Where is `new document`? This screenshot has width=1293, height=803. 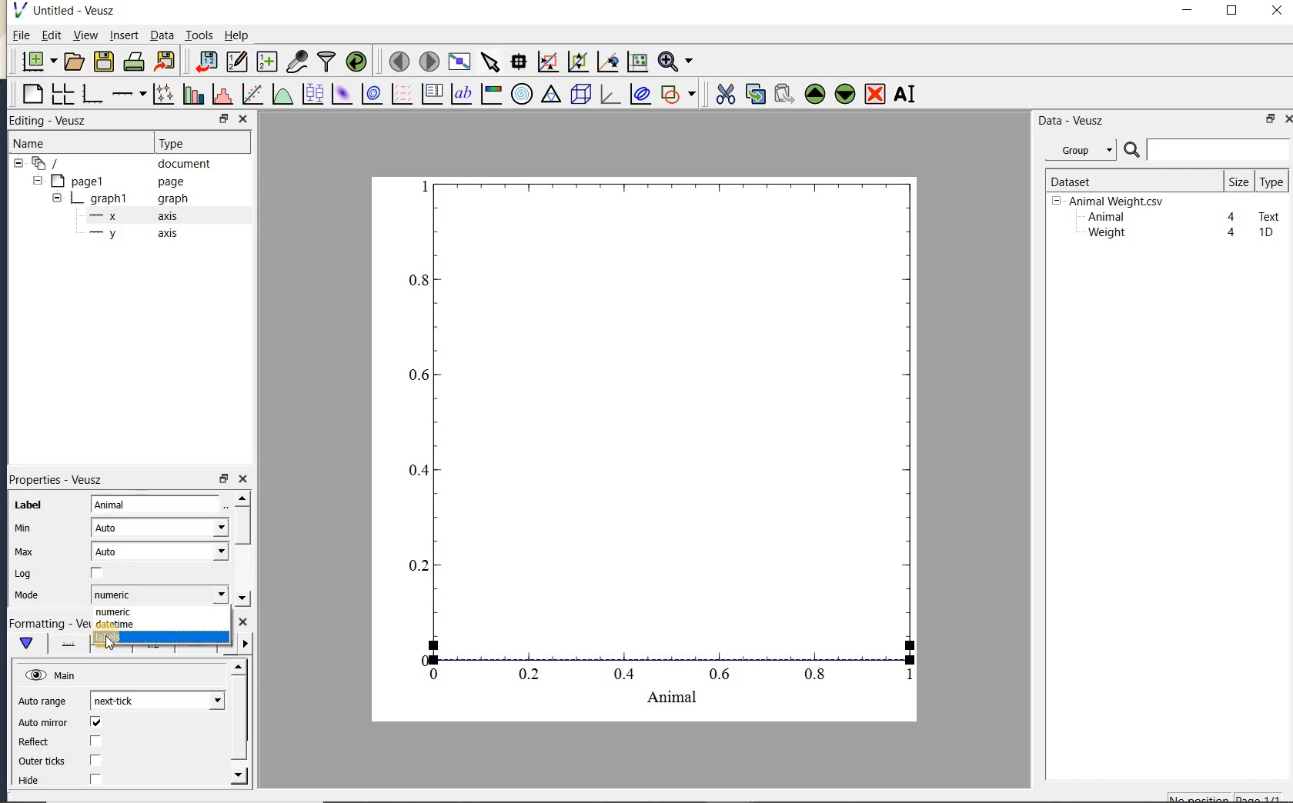
new document is located at coordinates (35, 62).